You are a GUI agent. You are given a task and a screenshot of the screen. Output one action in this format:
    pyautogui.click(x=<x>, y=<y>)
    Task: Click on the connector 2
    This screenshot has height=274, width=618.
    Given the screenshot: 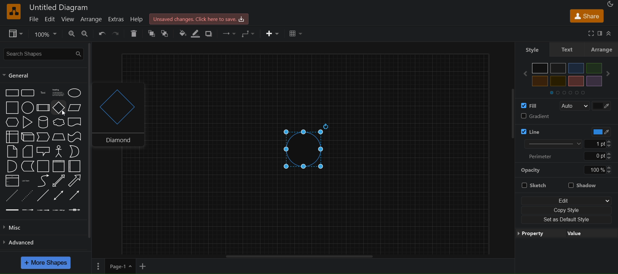 What is the action you would take?
    pyautogui.click(x=28, y=210)
    